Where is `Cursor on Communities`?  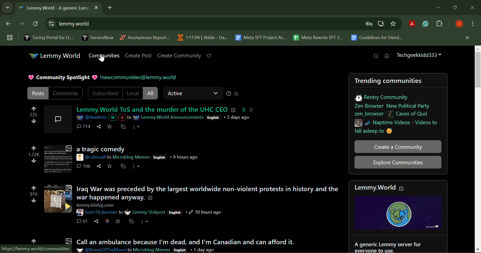
Cursor on Communities is located at coordinates (102, 59).